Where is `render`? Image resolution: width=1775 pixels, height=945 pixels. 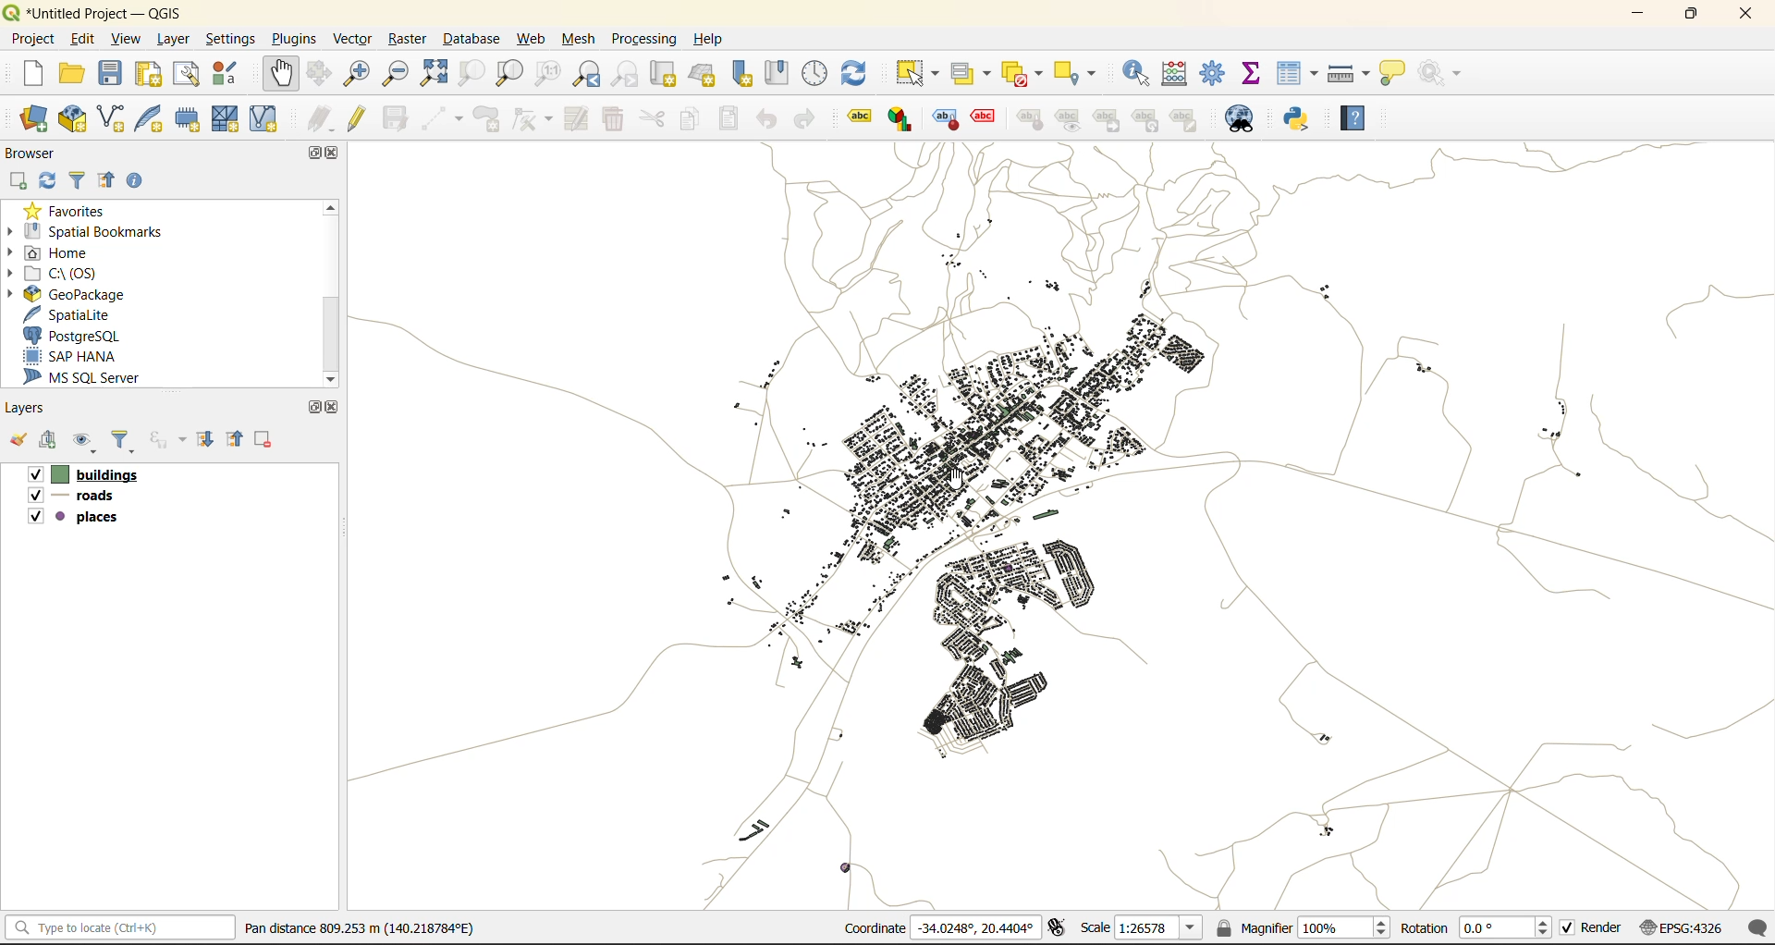
render is located at coordinates (1593, 929).